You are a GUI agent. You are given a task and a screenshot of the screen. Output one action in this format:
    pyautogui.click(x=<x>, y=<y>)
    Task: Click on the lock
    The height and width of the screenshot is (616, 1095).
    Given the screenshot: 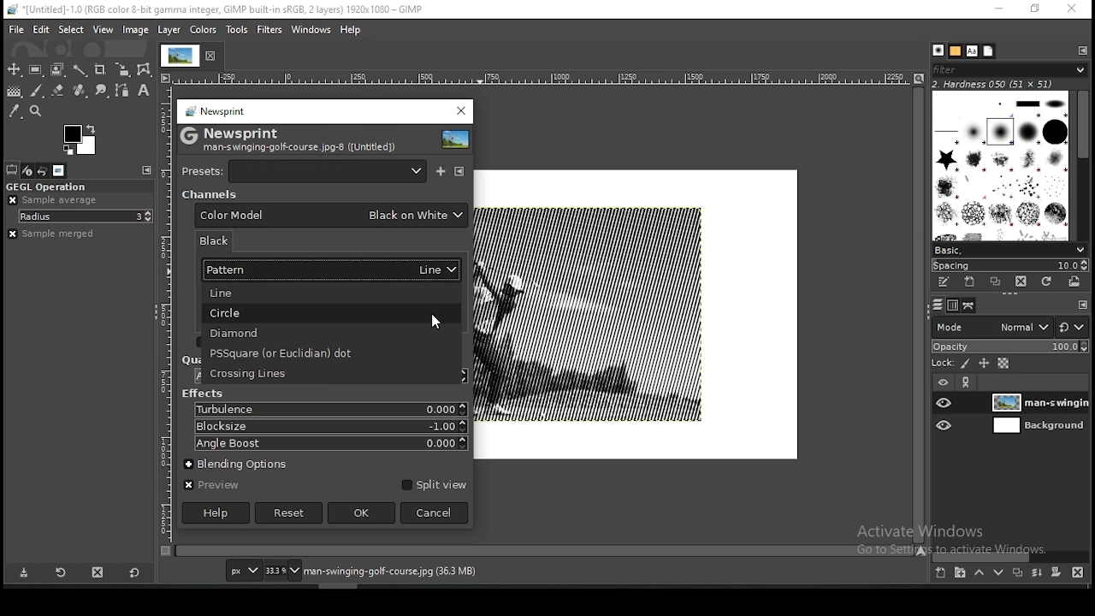 What is the action you would take?
    pyautogui.click(x=944, y=363)
    